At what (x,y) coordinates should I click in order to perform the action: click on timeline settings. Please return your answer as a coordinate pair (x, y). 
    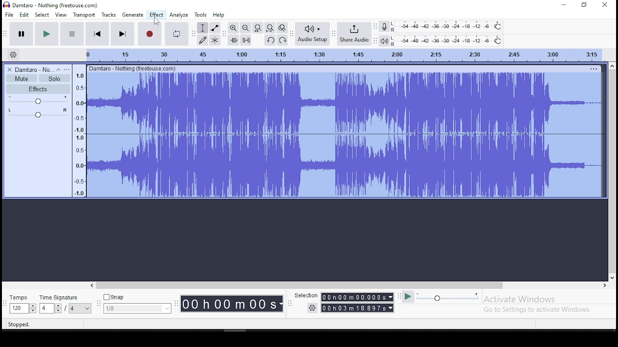
    Looking at the image, I should click on (14, 54).